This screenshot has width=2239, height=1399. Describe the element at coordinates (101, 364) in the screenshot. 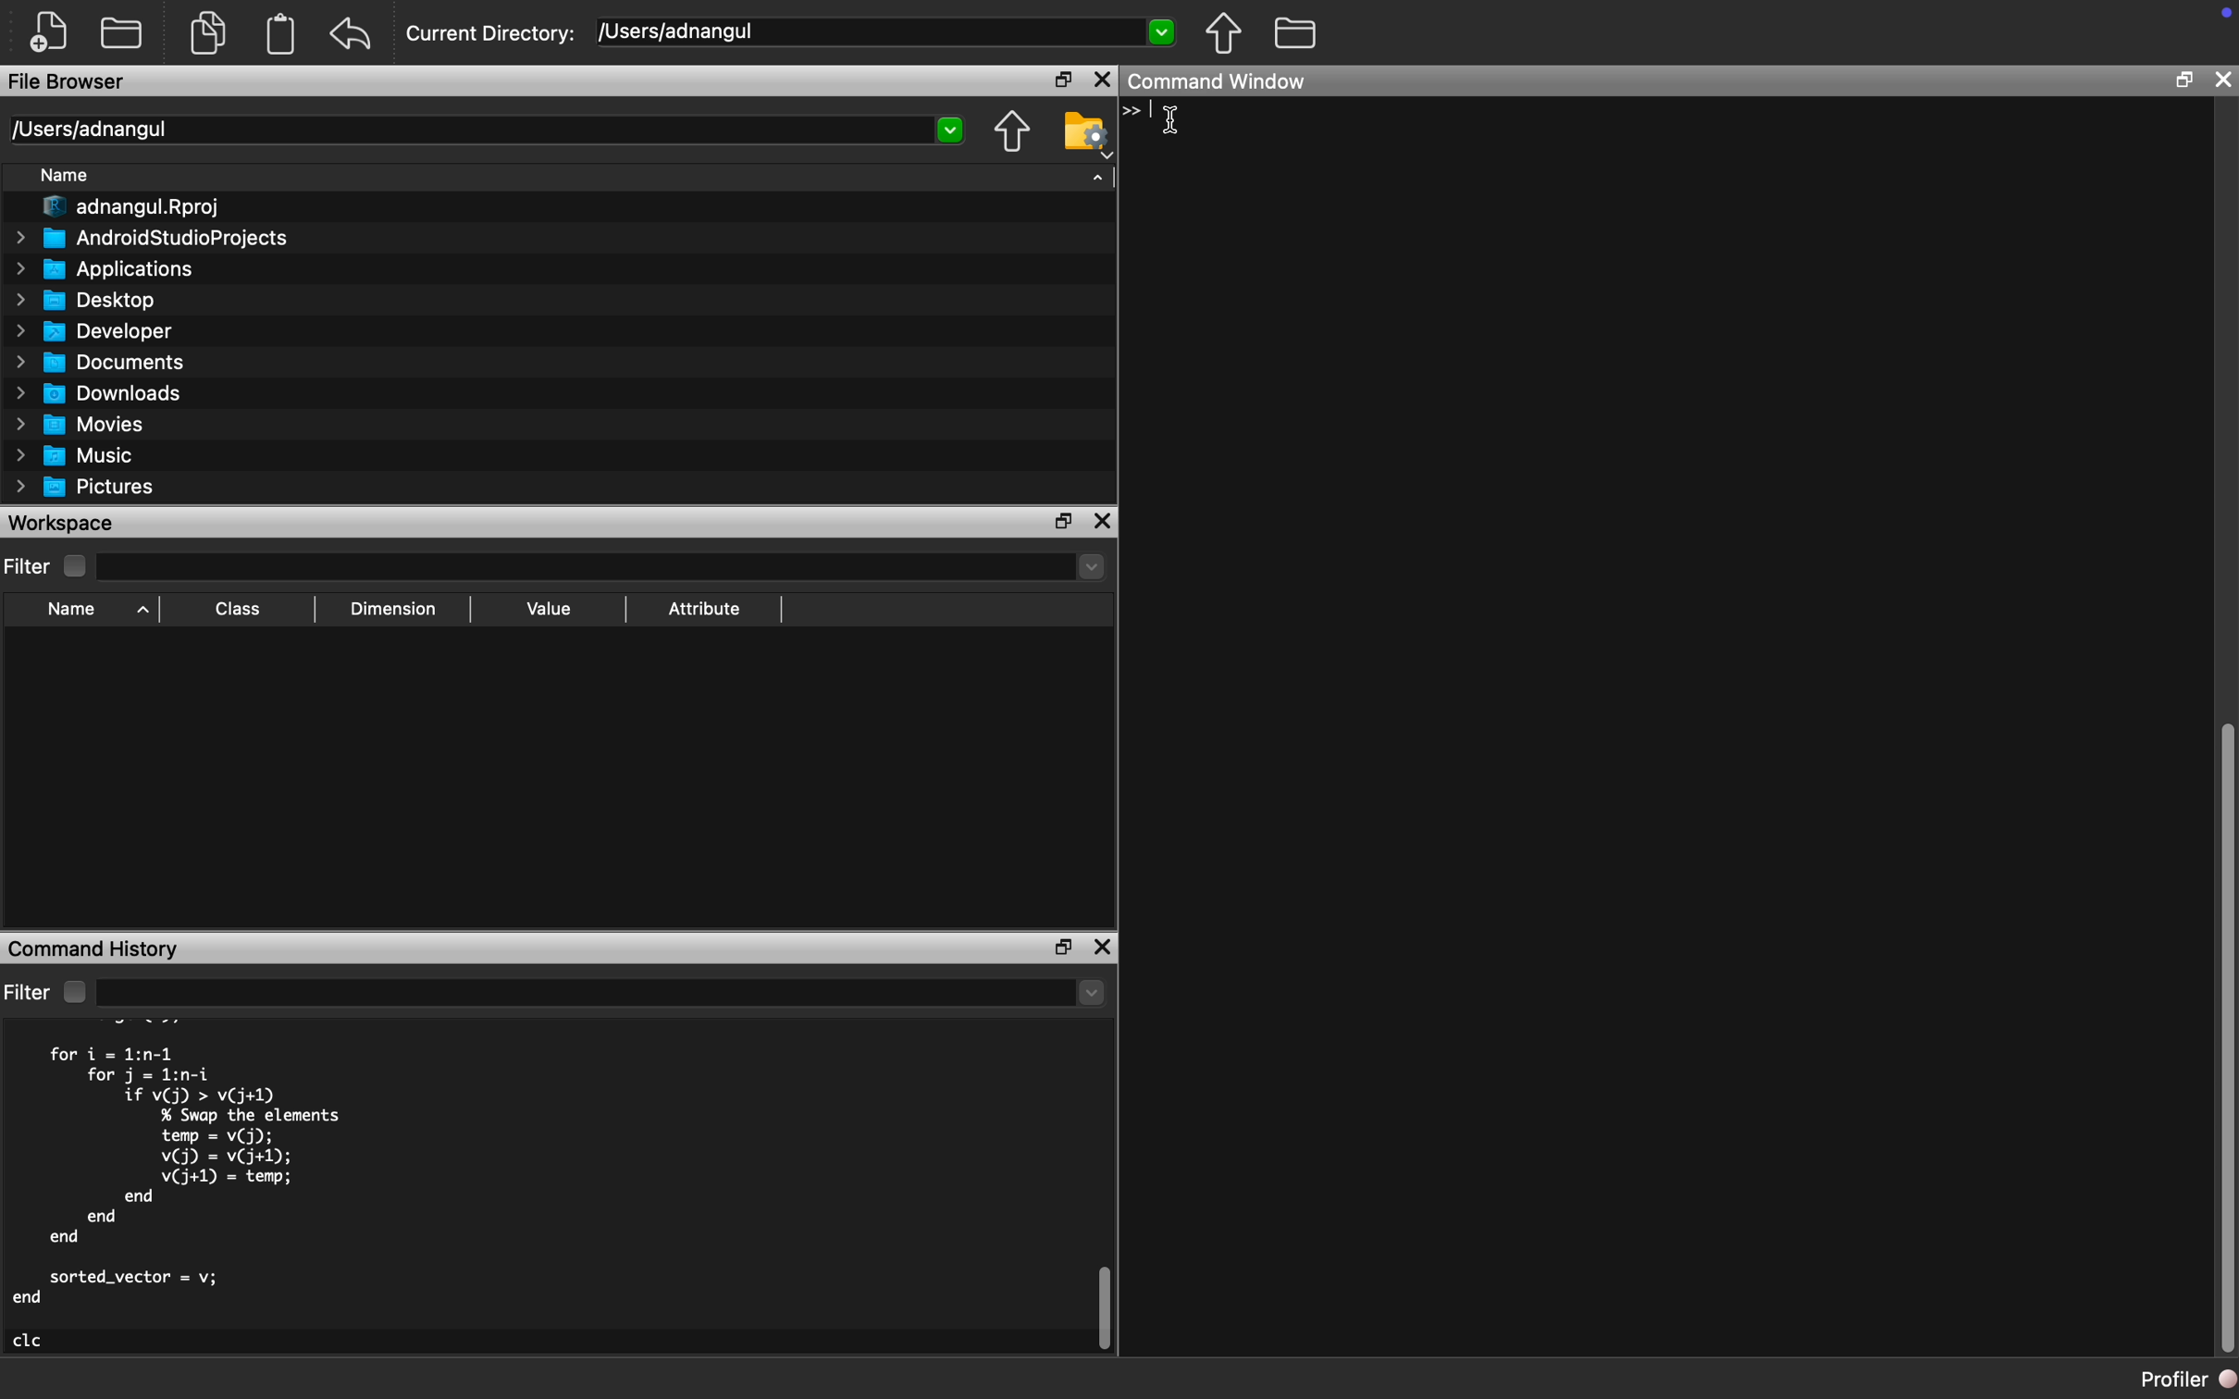

I see `Documents` at that location.